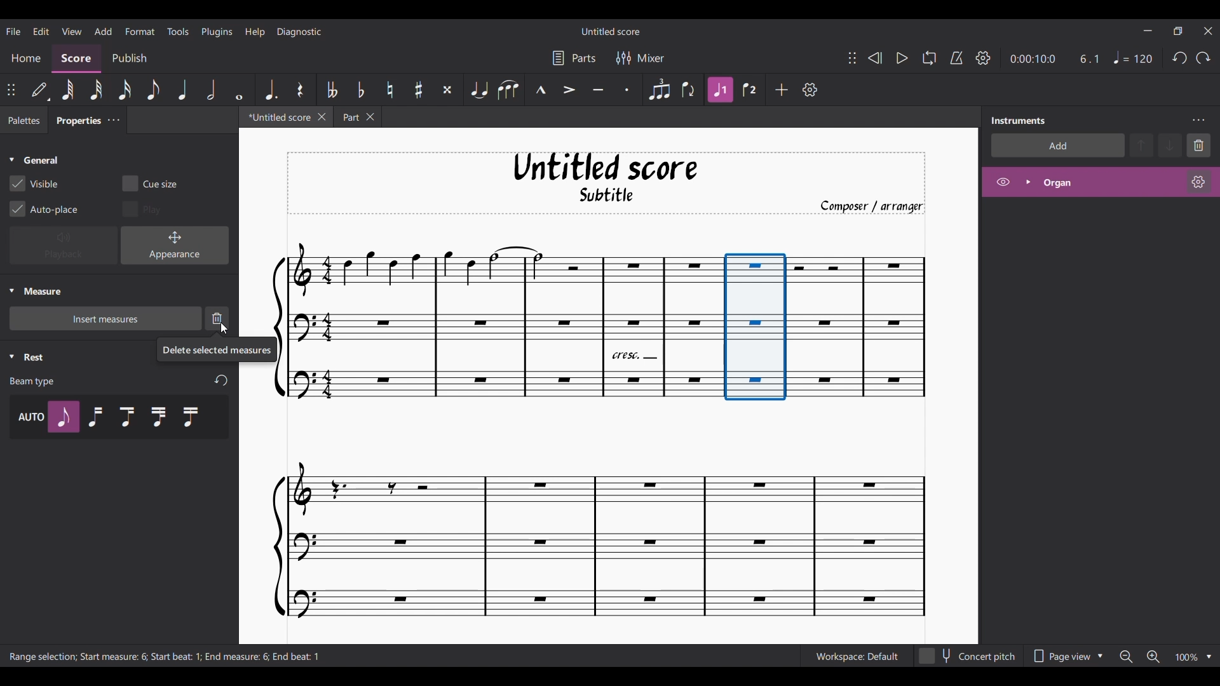  I want to click on Score name, so click(611, 31).